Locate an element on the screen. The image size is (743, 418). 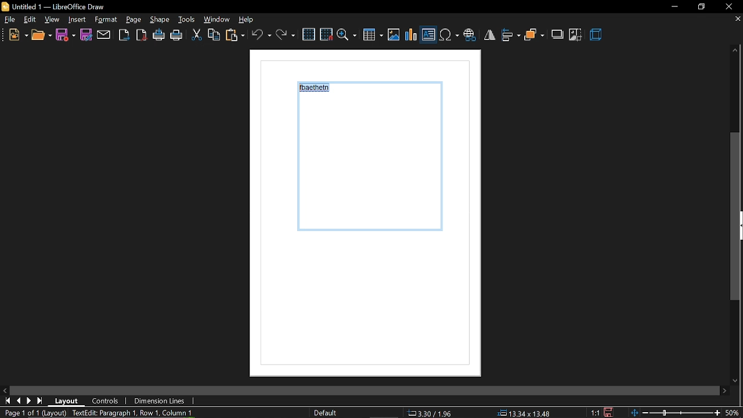
Minimize is located at coordinates (674, 7).